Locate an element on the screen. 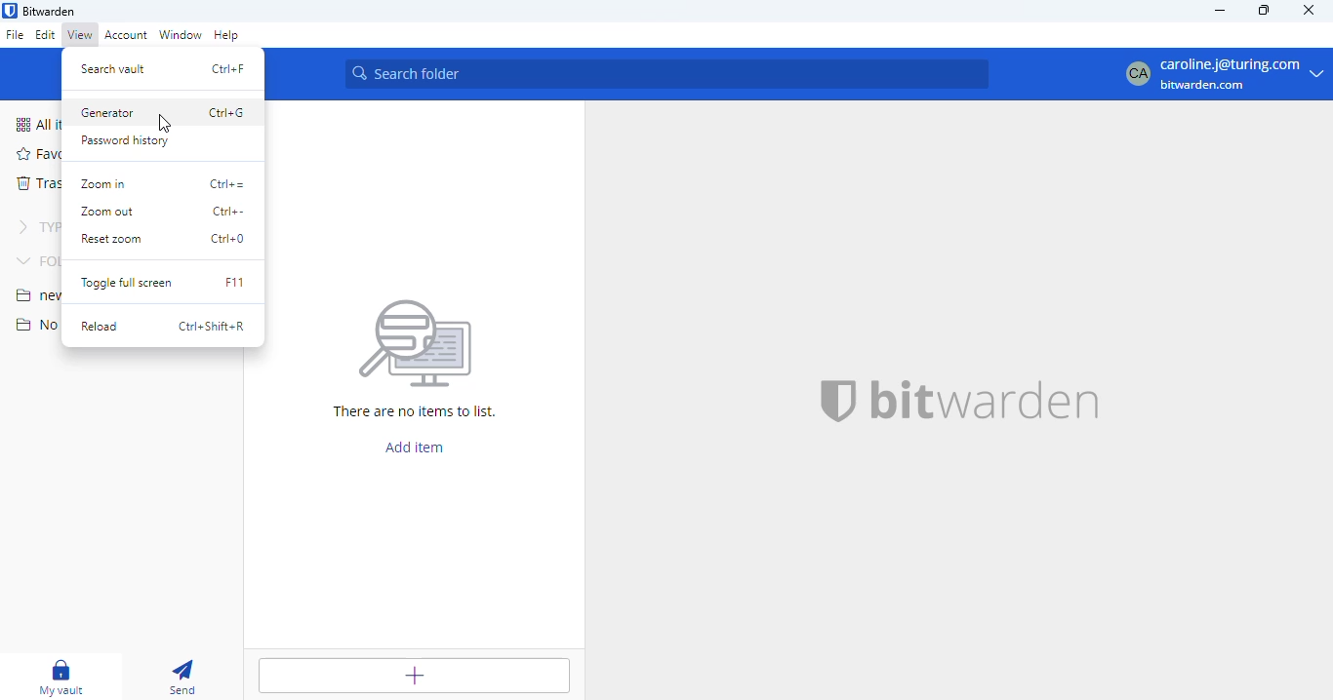 The image size is (1333, 700). reload is located at coordinates (101, 328).